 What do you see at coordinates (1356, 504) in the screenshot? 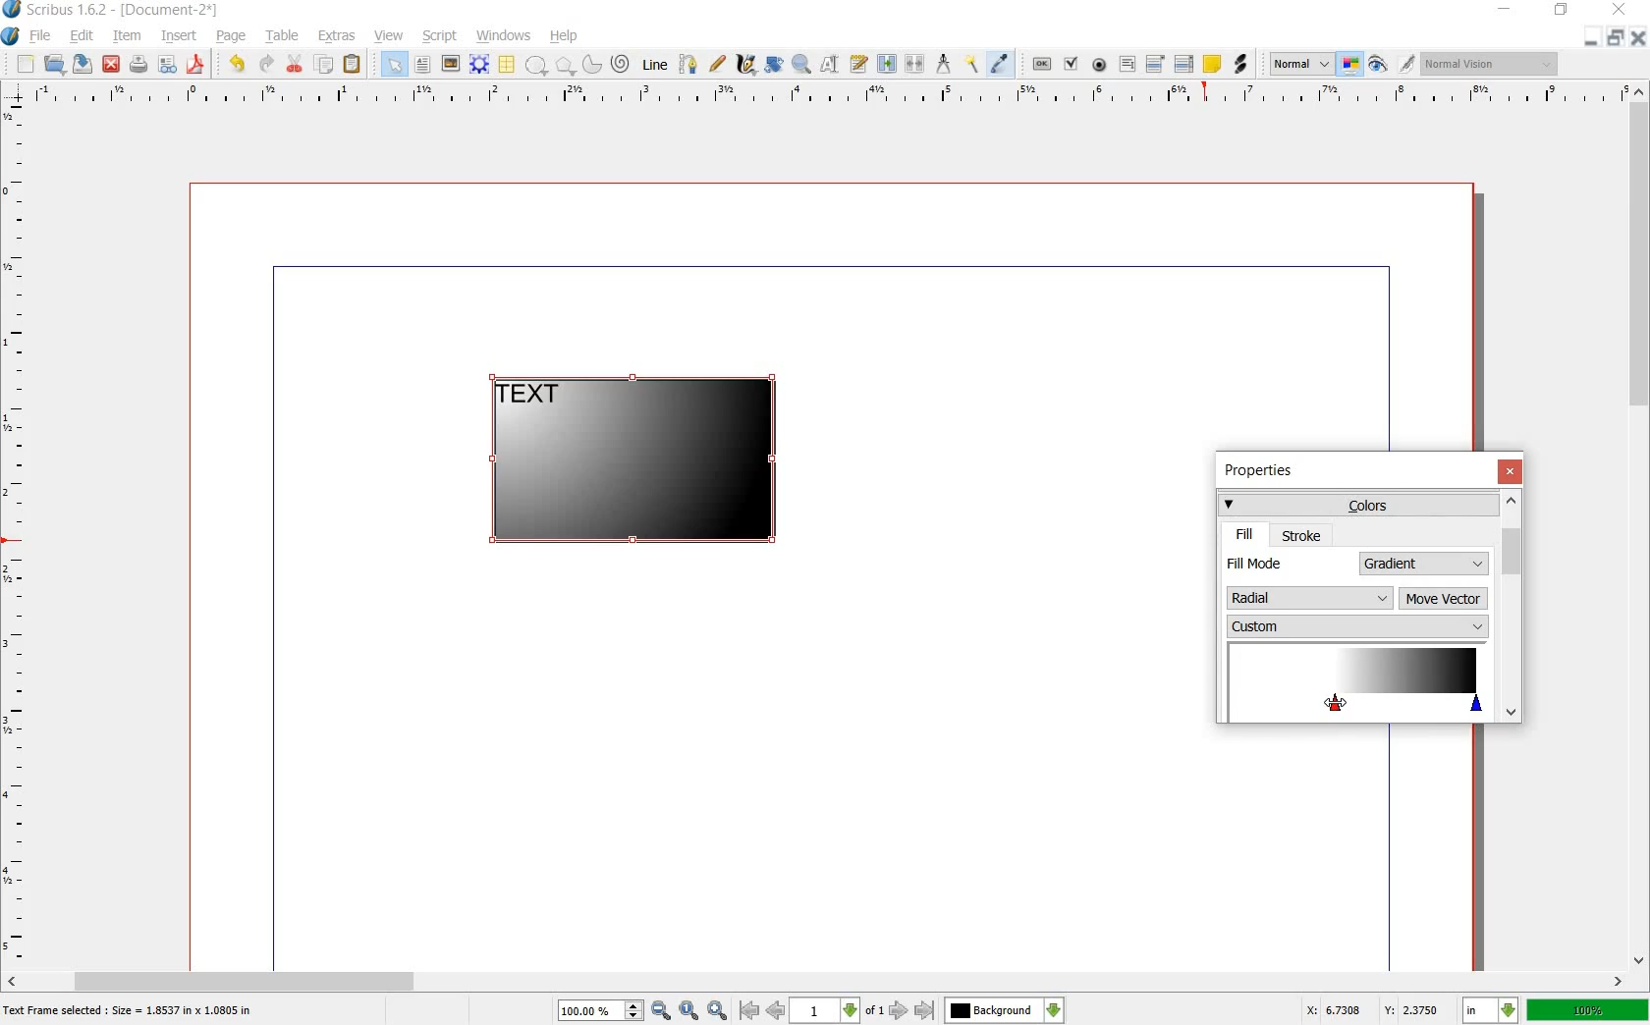
I see `colors` at bounding box center [1356, 504].